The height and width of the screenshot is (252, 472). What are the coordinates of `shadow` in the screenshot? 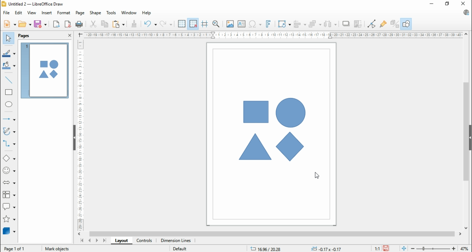 It's located at (345, 24).